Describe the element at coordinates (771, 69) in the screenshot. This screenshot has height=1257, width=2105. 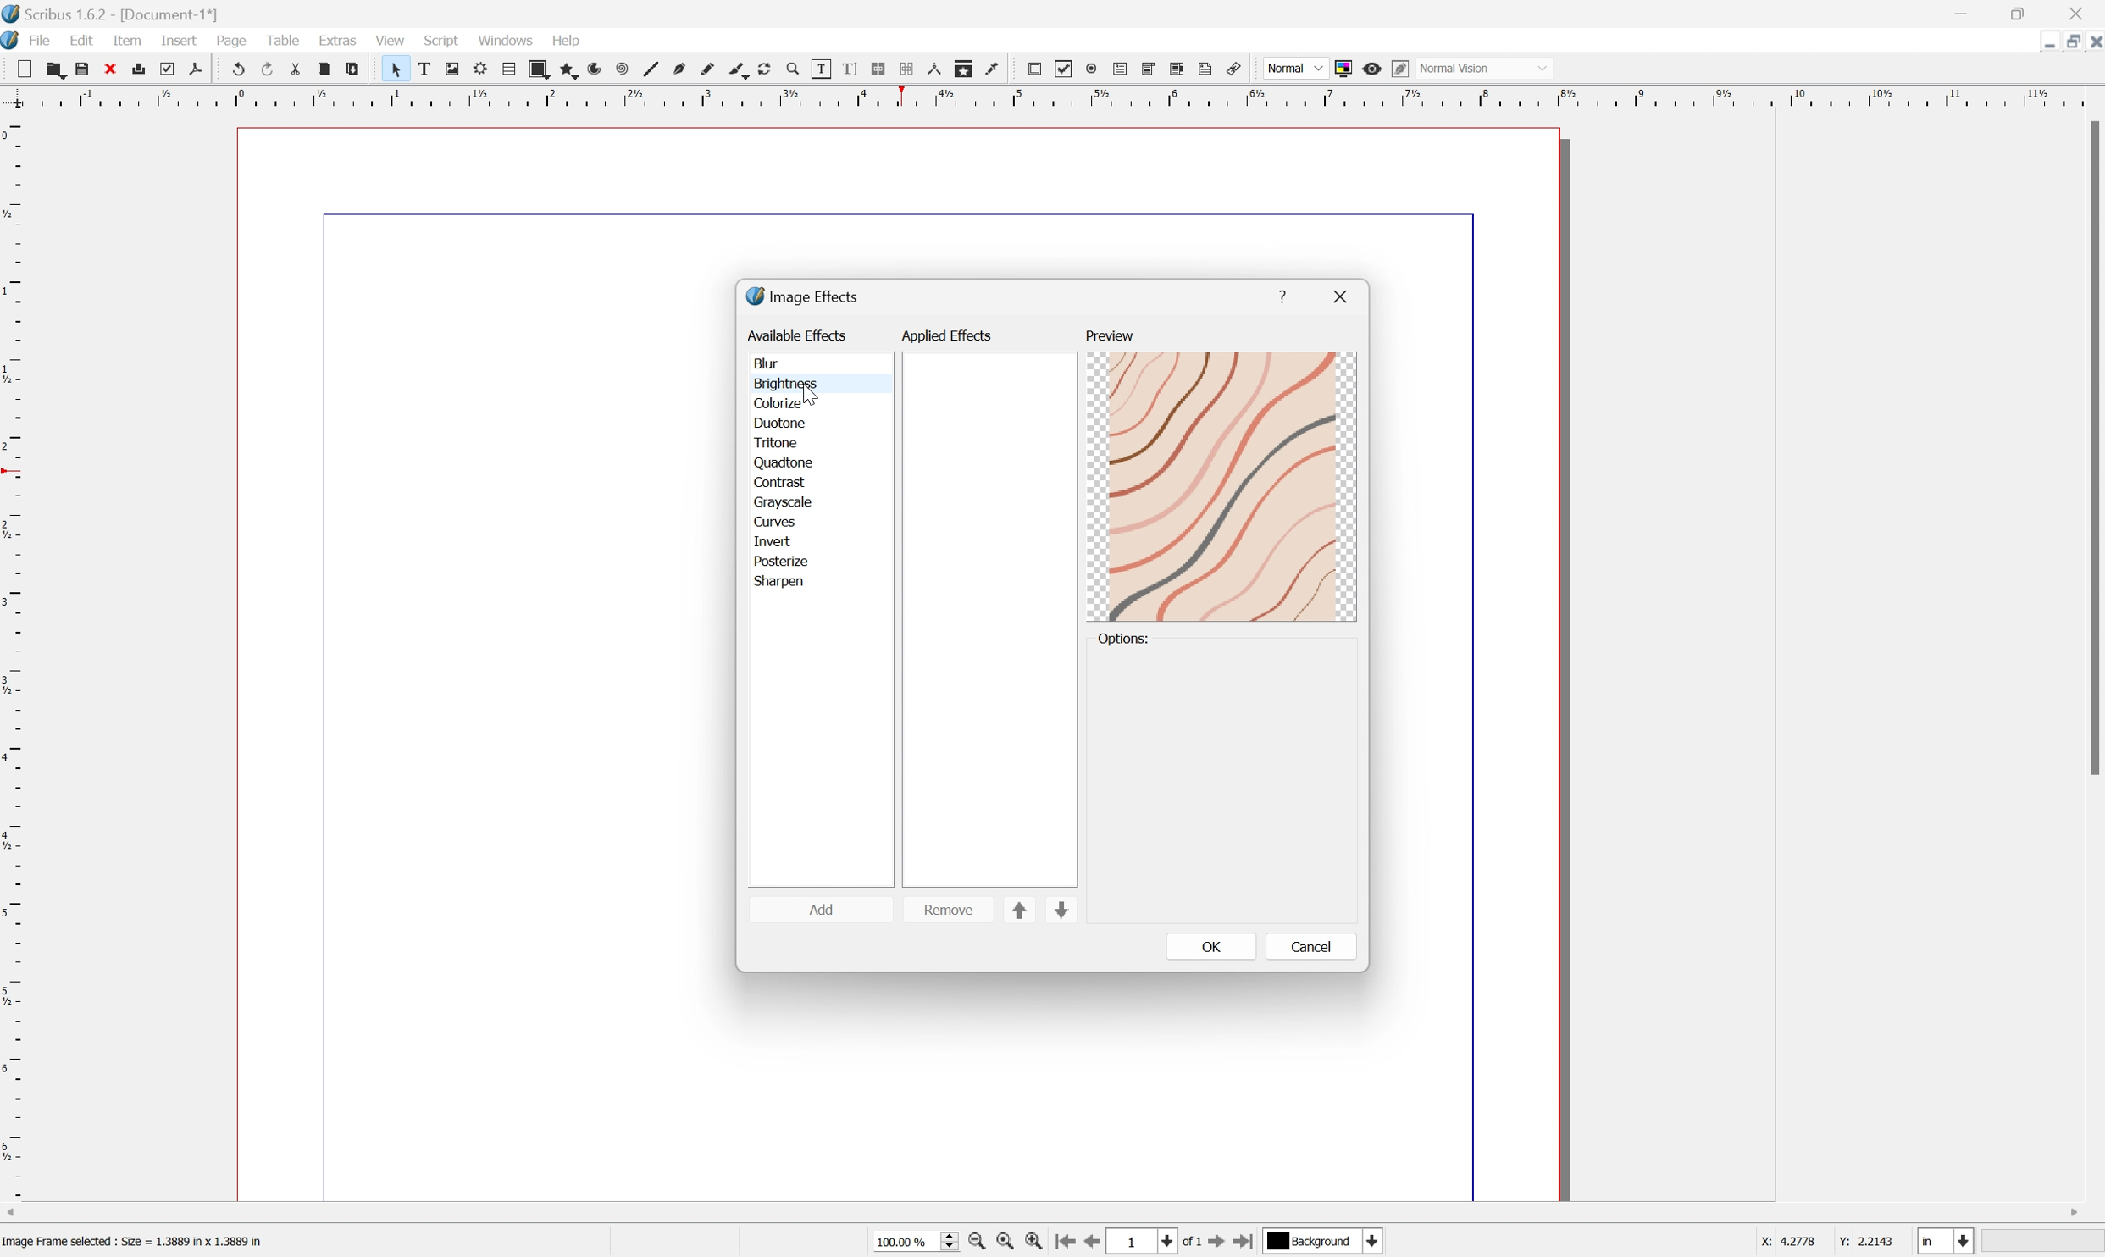
I see `Rotate item` at that location.